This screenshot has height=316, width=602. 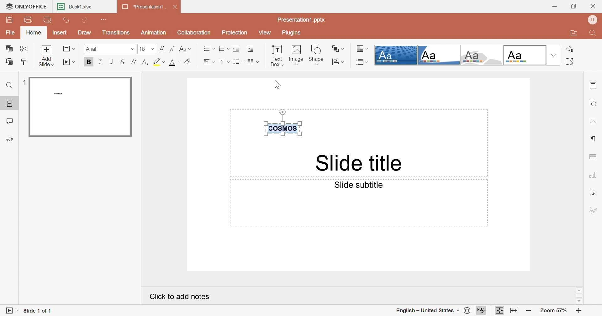 What do you see at coordinates (7, 19) in the screenshot?
I see `Save` at bounding box center [7, 19].